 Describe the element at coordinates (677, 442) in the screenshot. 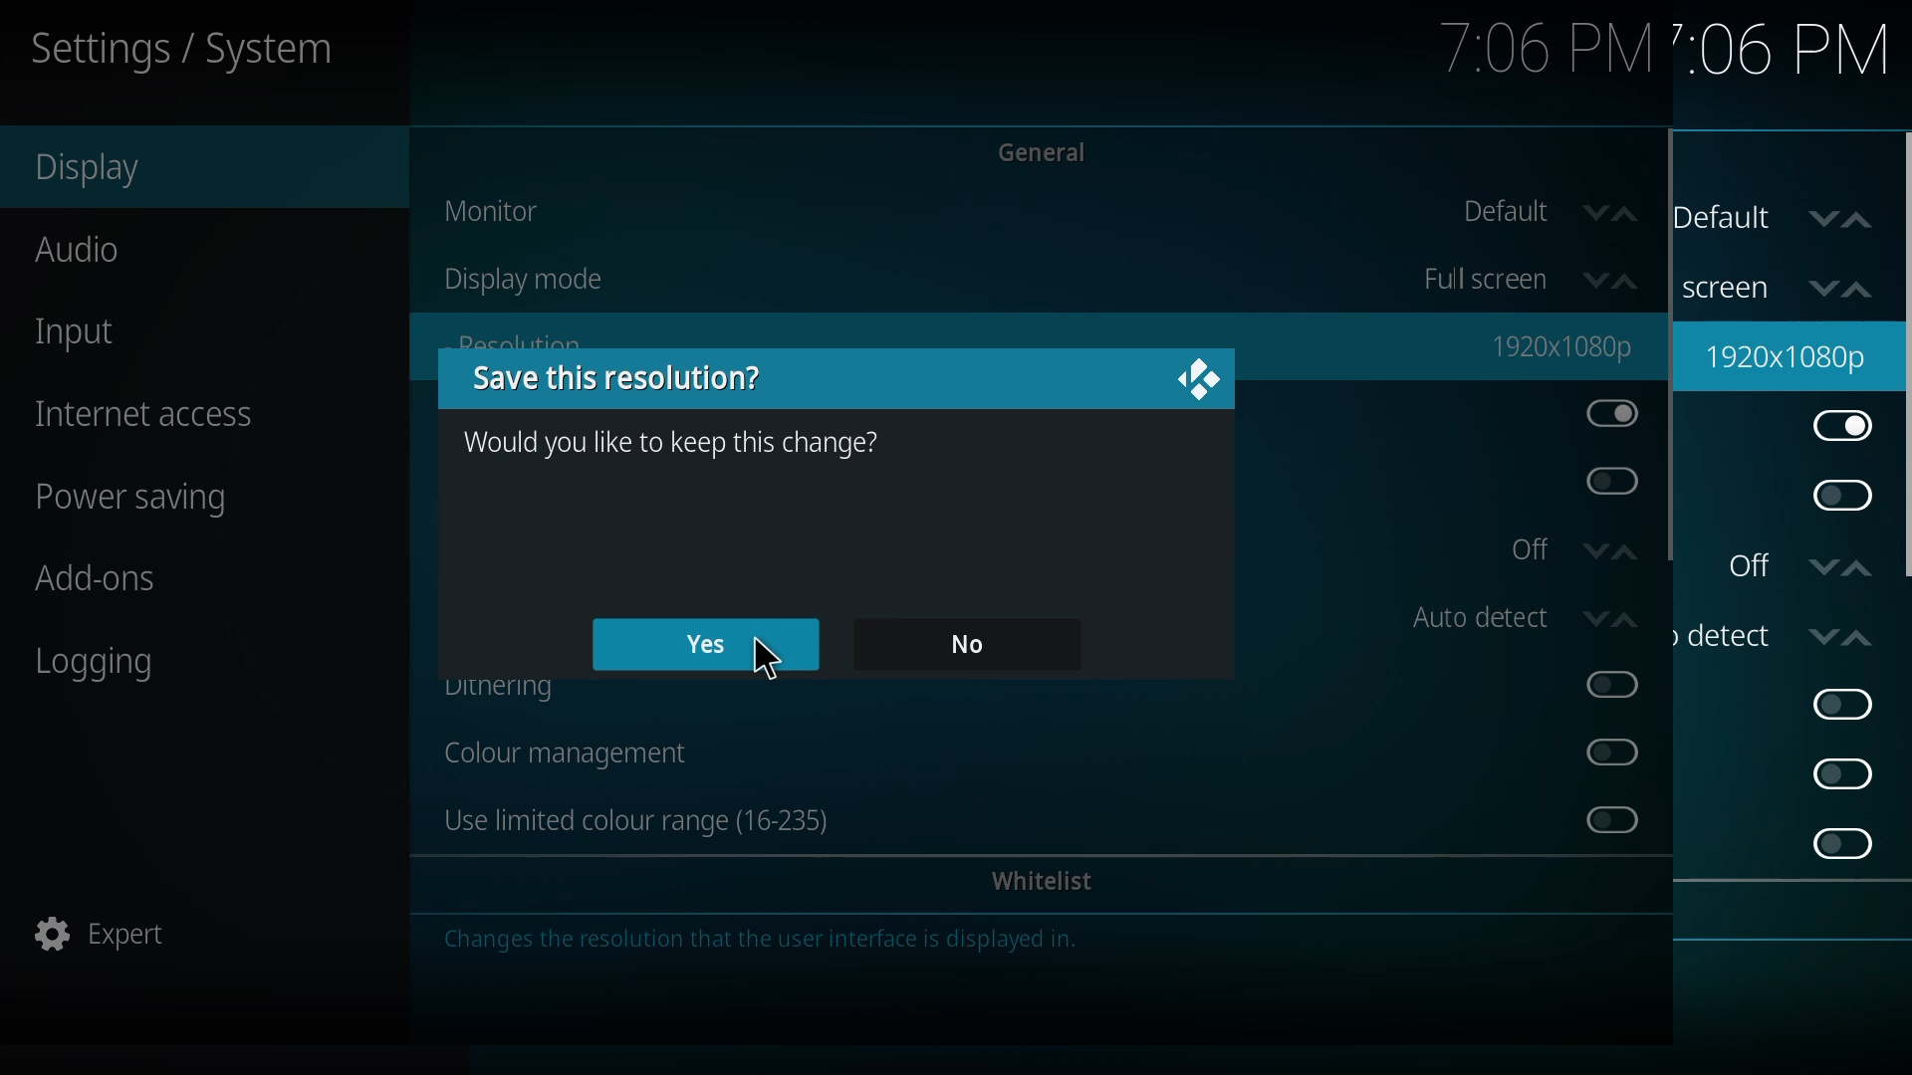

I see `confirm change` at that location.